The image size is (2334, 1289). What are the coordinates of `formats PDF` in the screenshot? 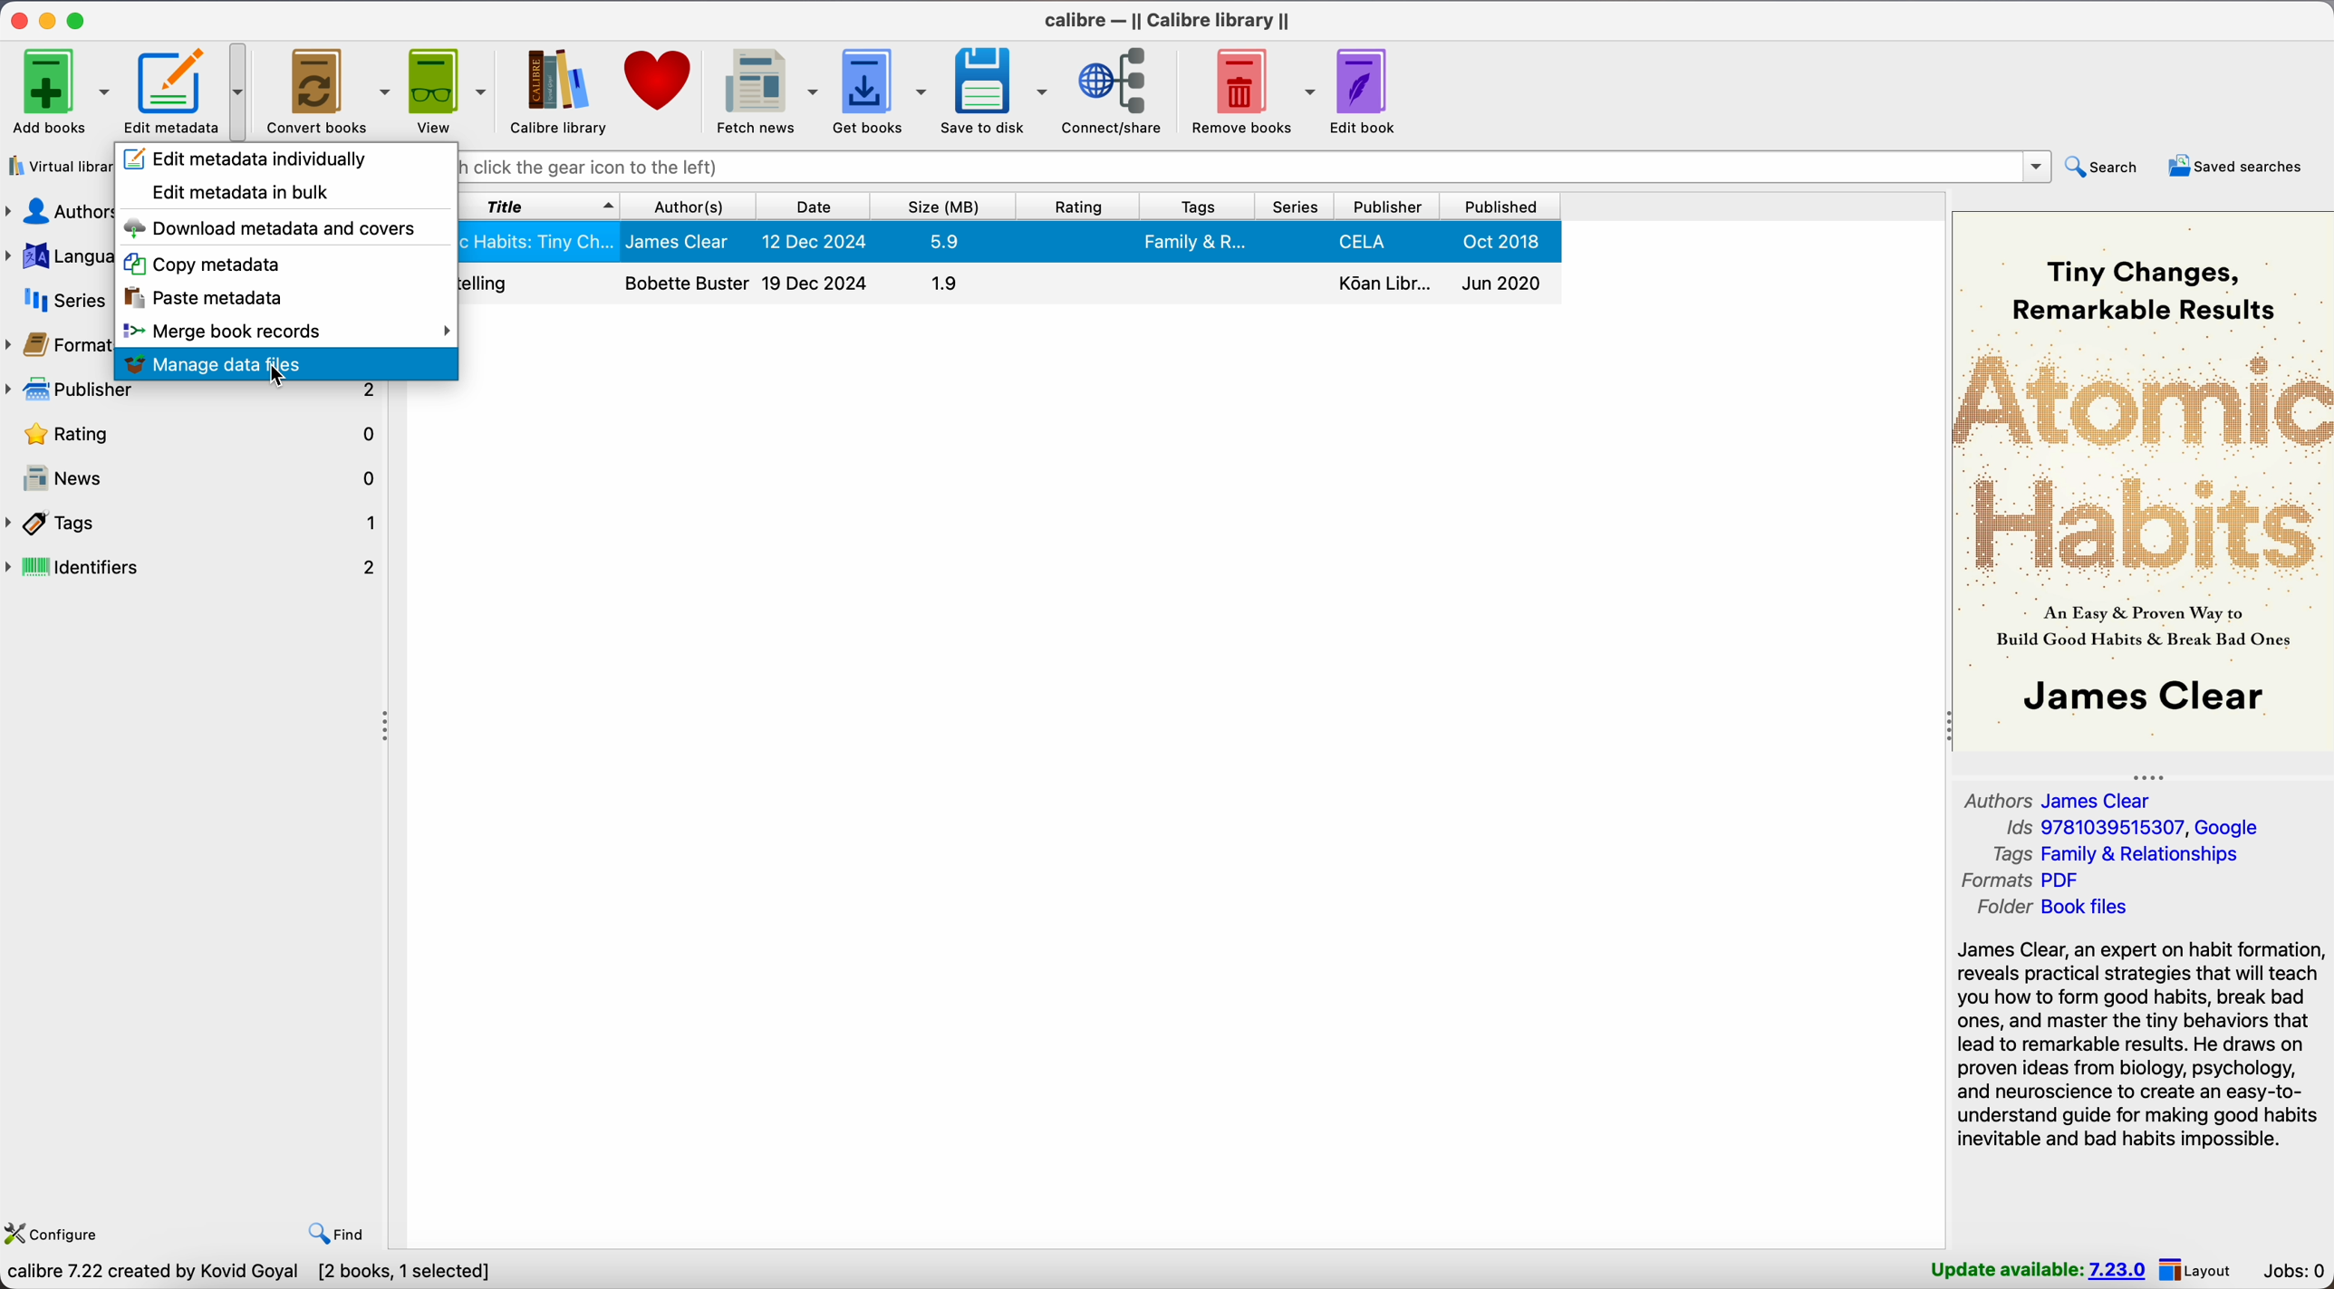 It's located at (2023, 880).